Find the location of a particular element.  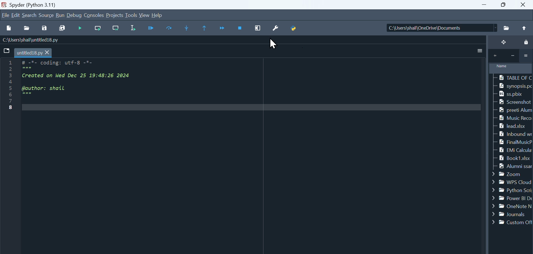

Run selected cell is located at coordinates (135, 28).